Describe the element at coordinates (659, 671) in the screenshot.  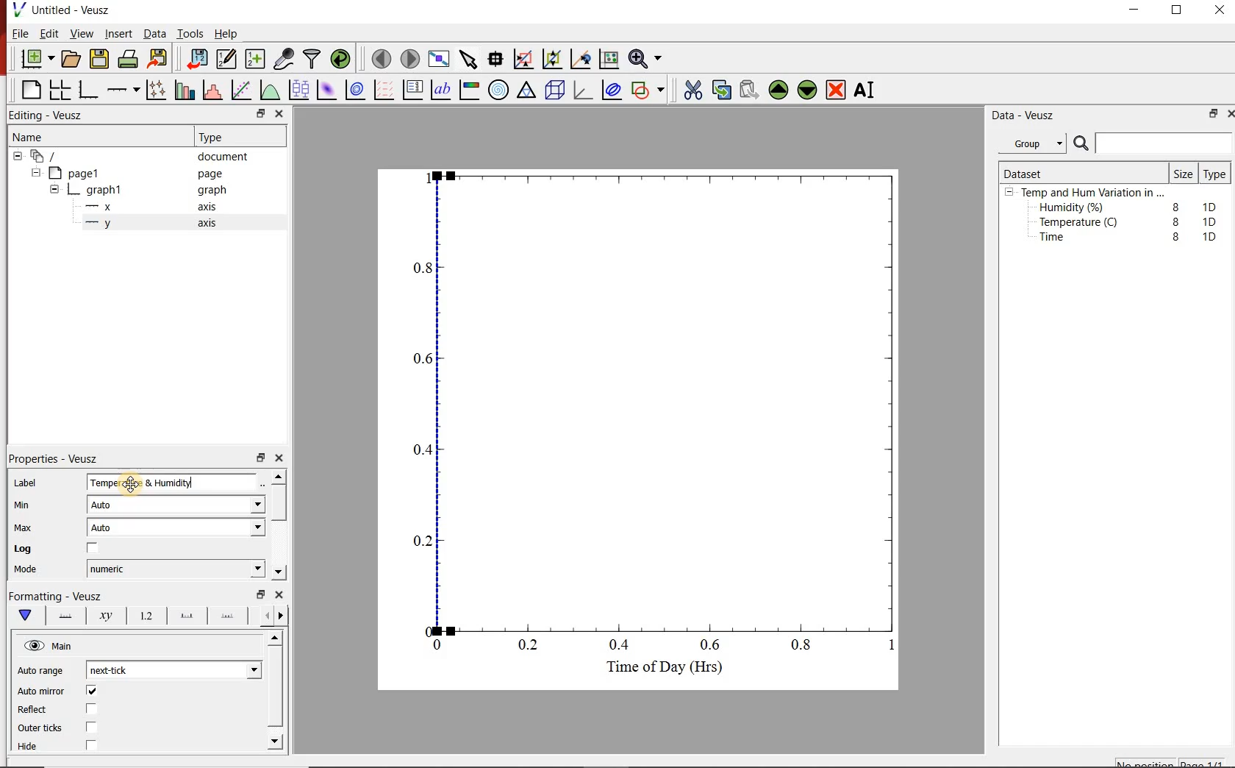
I see `Time of Day (Hrs)` at that location.